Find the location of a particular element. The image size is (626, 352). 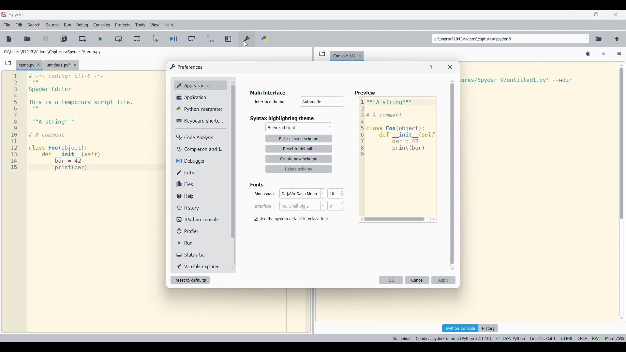

Editor is located at coordinates (201, 172).